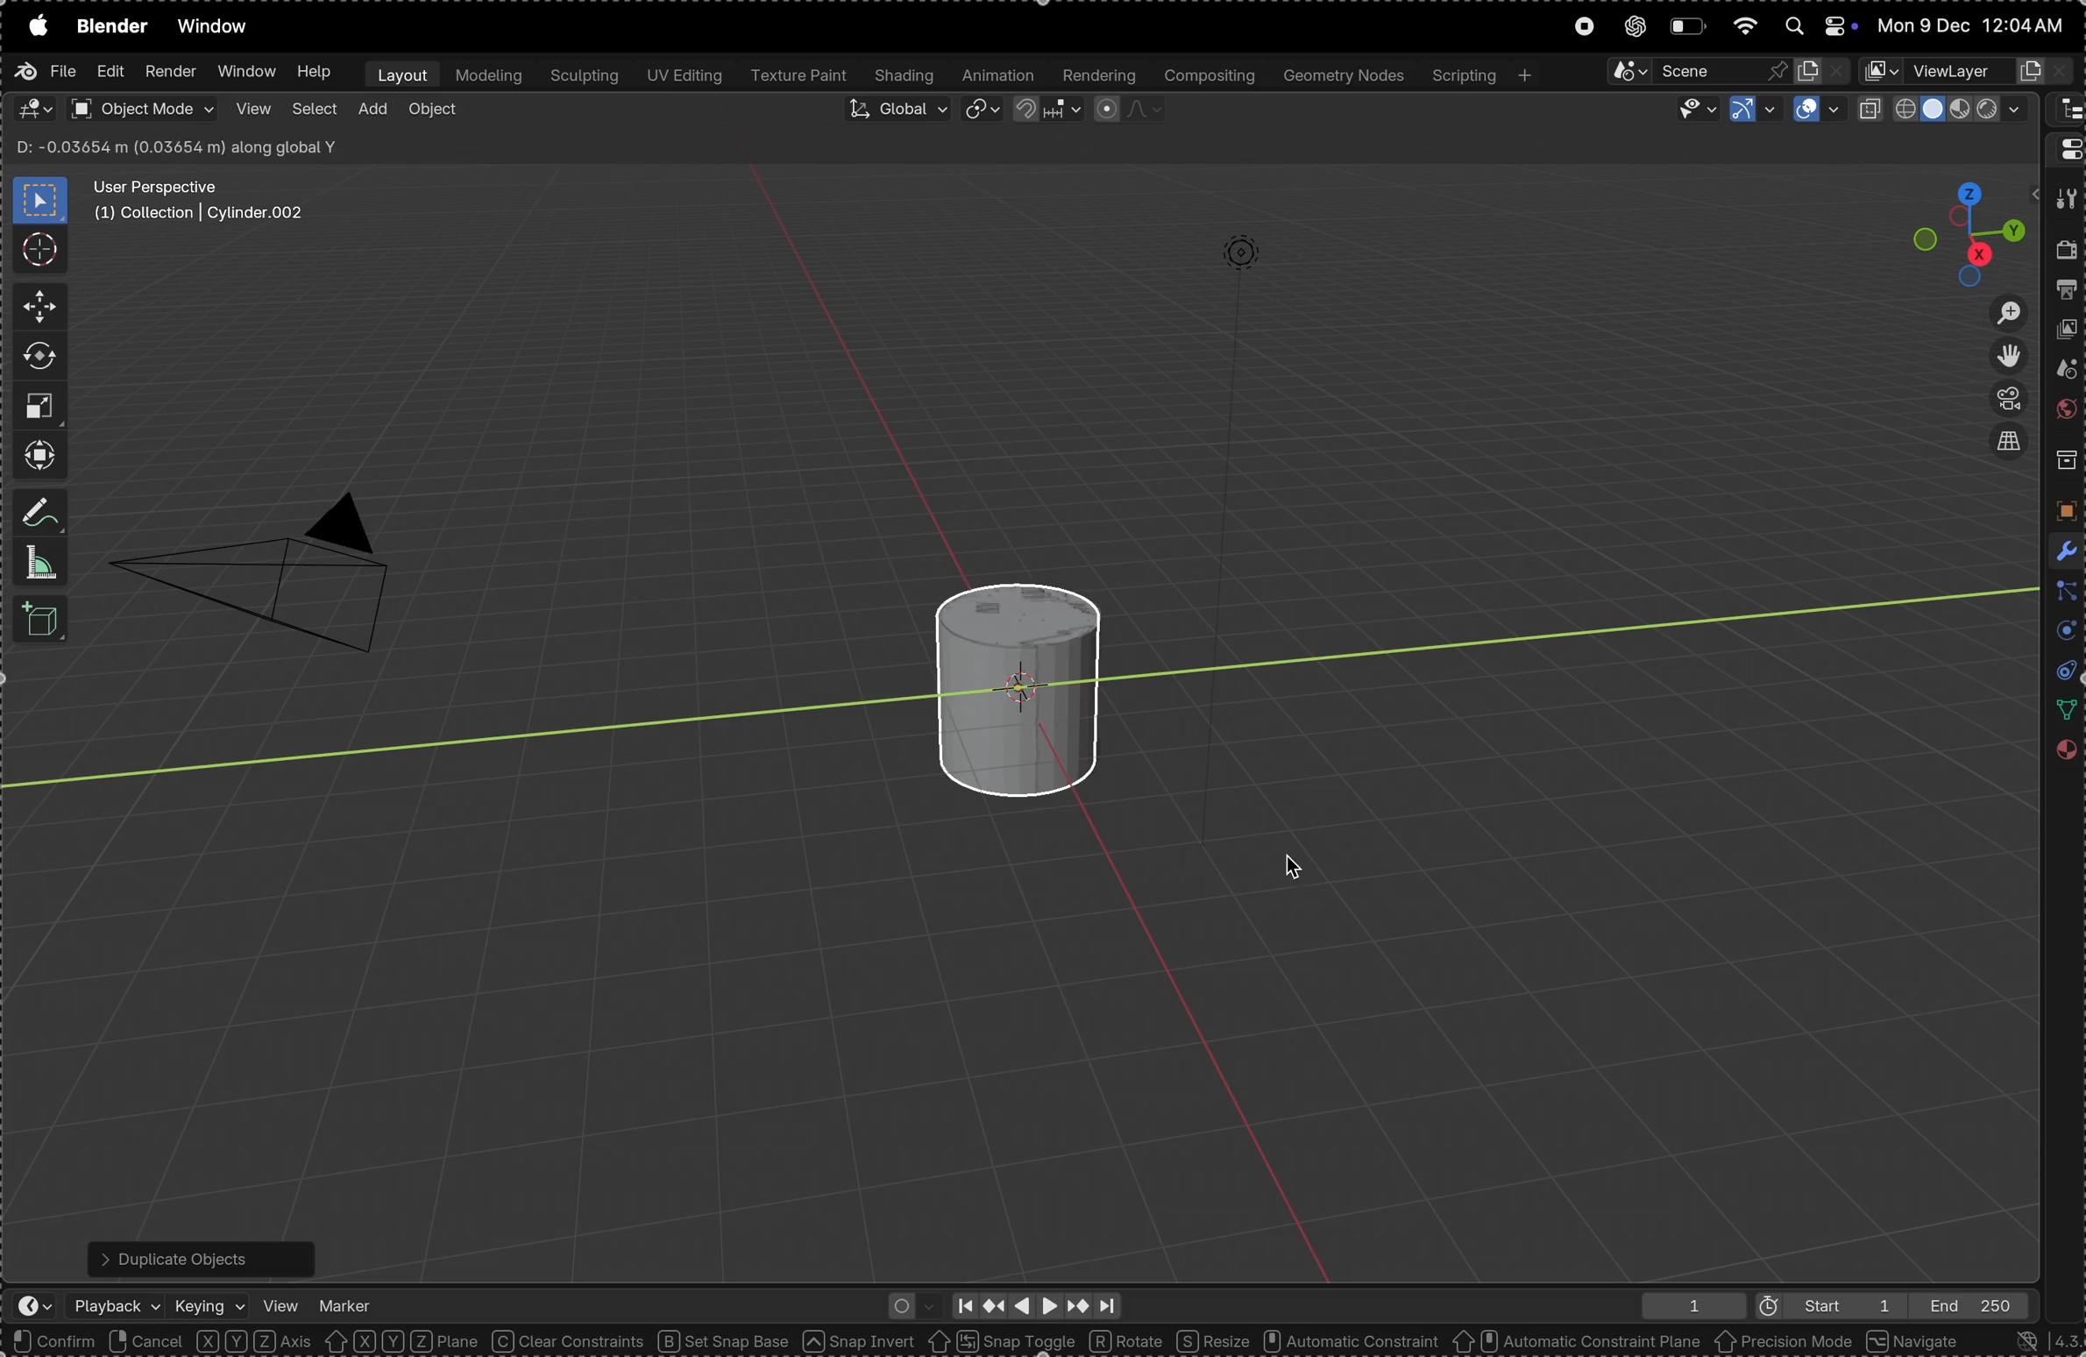 This screenshot has width=2086, height=1357. What do you see at coordinates (218, 28) in the screenshot?
I see `Window` at bounding box center [218, 28].